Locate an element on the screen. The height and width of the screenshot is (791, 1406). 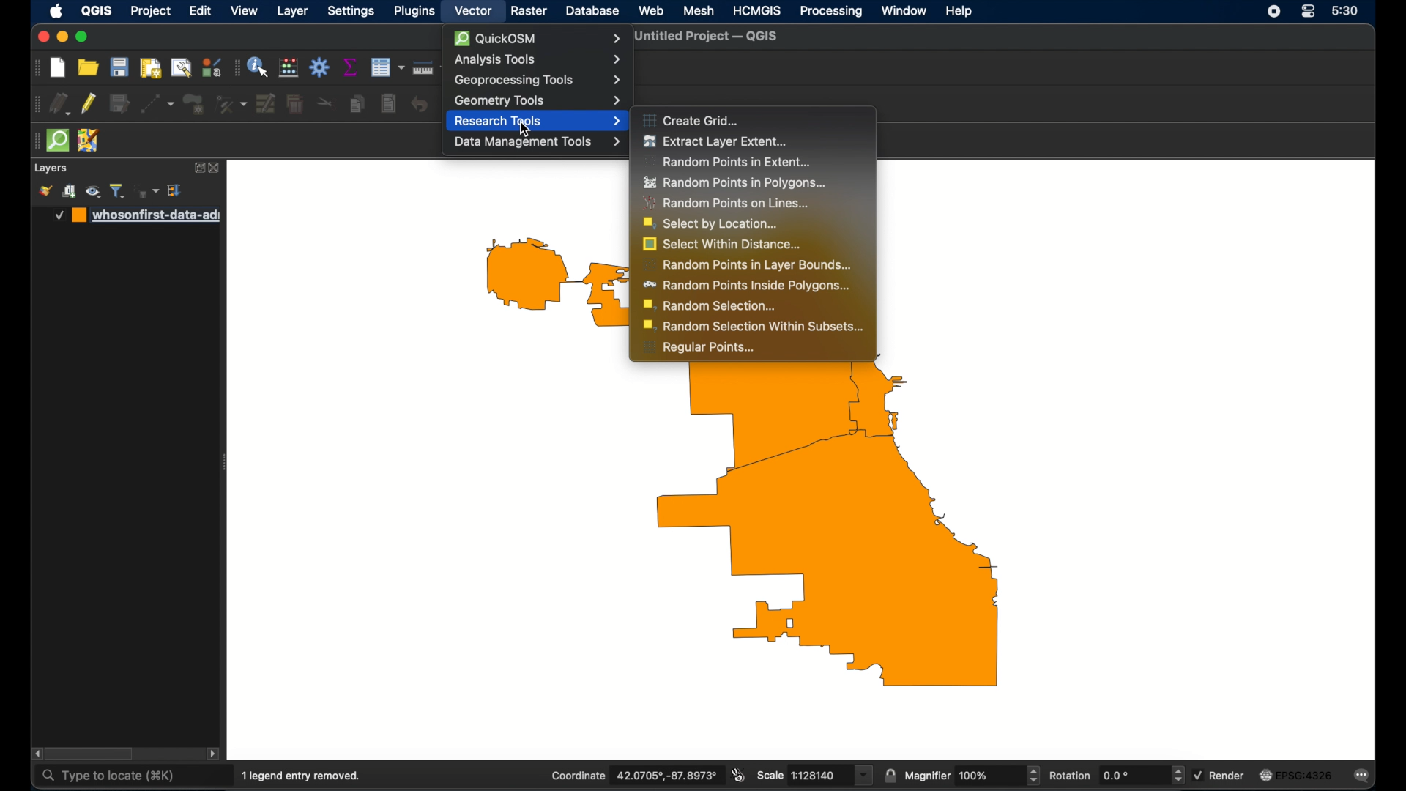
untitled project is located at coordinates (710, 36).